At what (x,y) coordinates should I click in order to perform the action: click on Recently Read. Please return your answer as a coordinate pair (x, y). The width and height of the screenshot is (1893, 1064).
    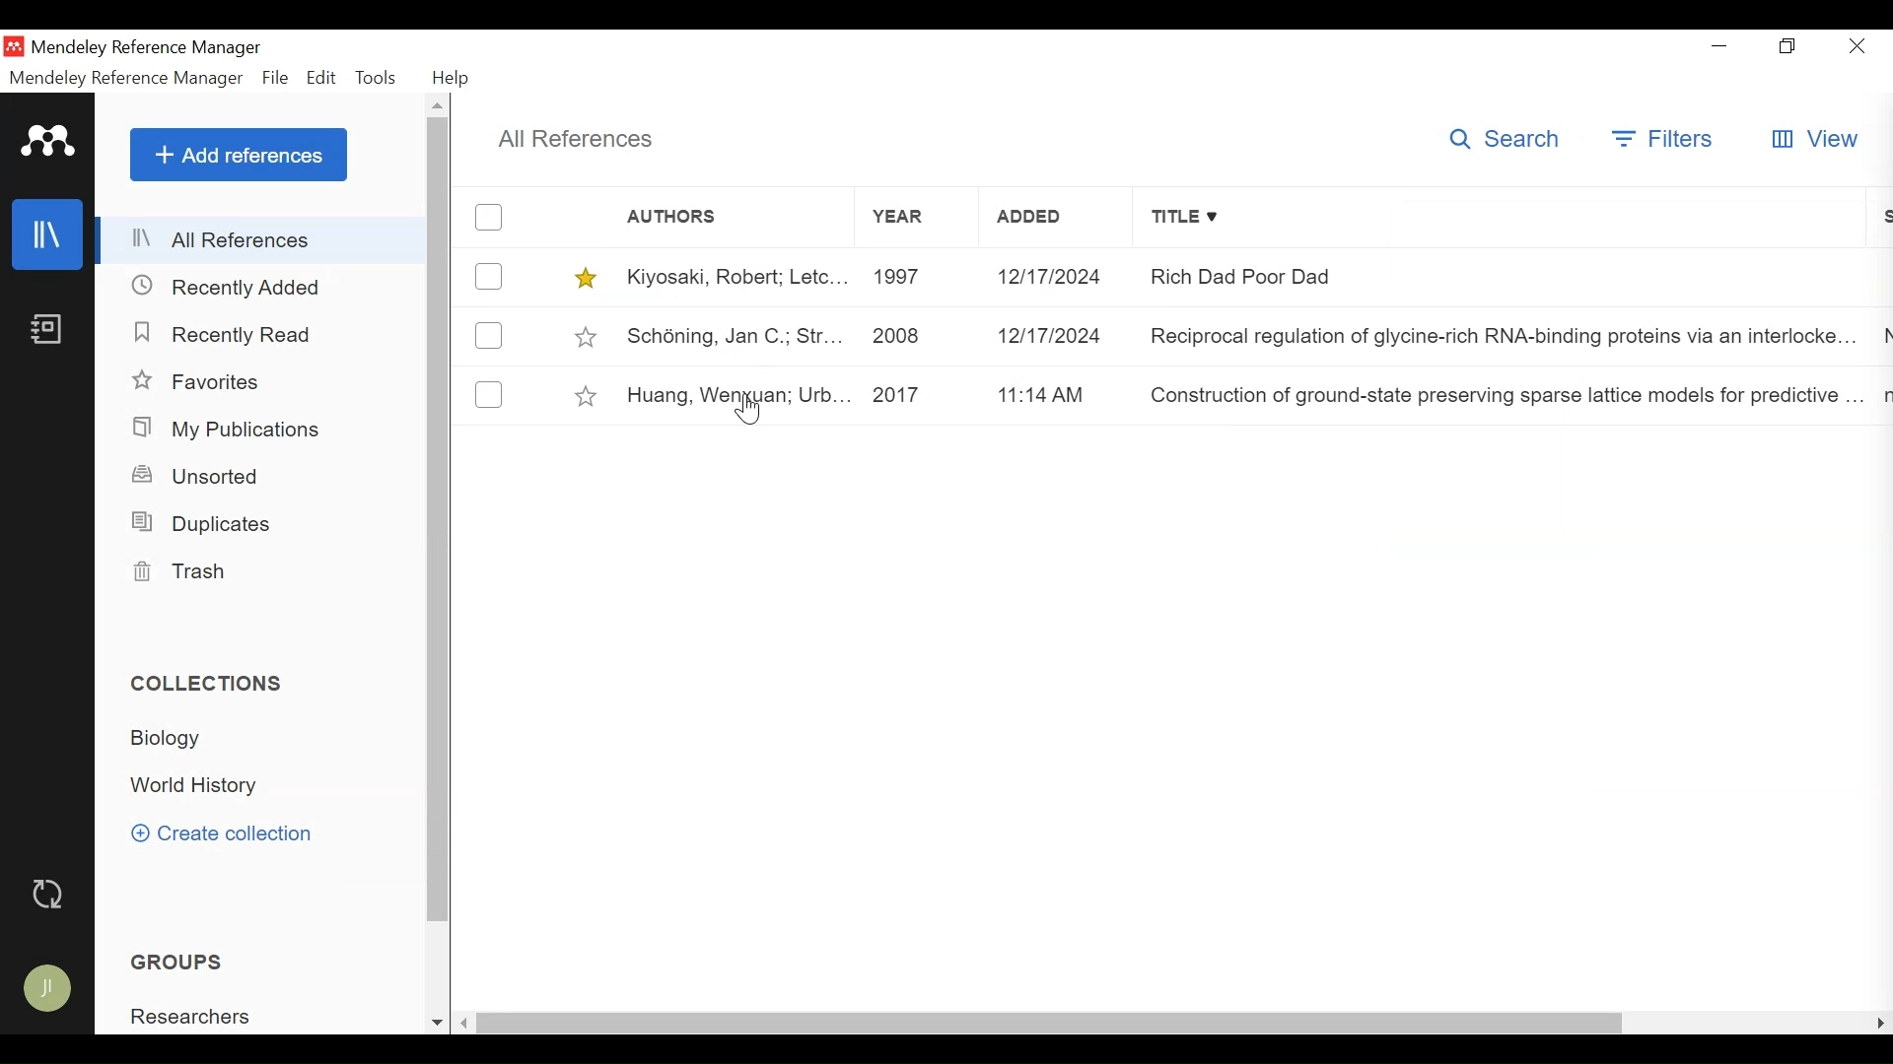
    Looking at the image, I should click on (227, 334).